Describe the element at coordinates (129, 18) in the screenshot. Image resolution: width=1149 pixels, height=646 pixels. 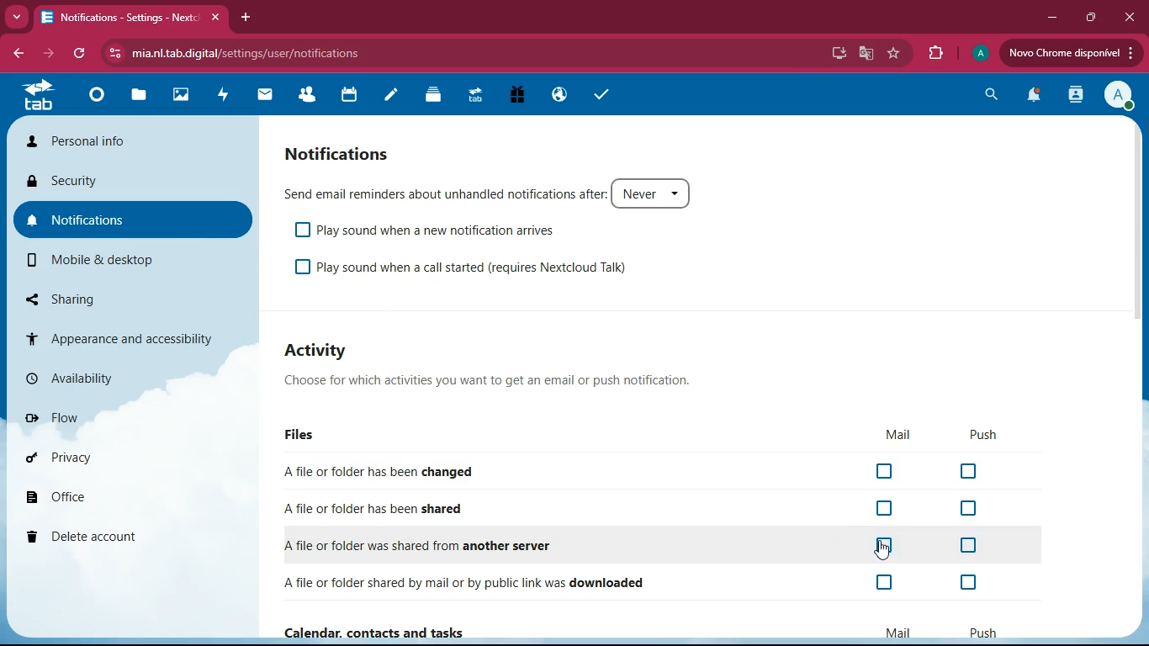
I see `tab` at that location.